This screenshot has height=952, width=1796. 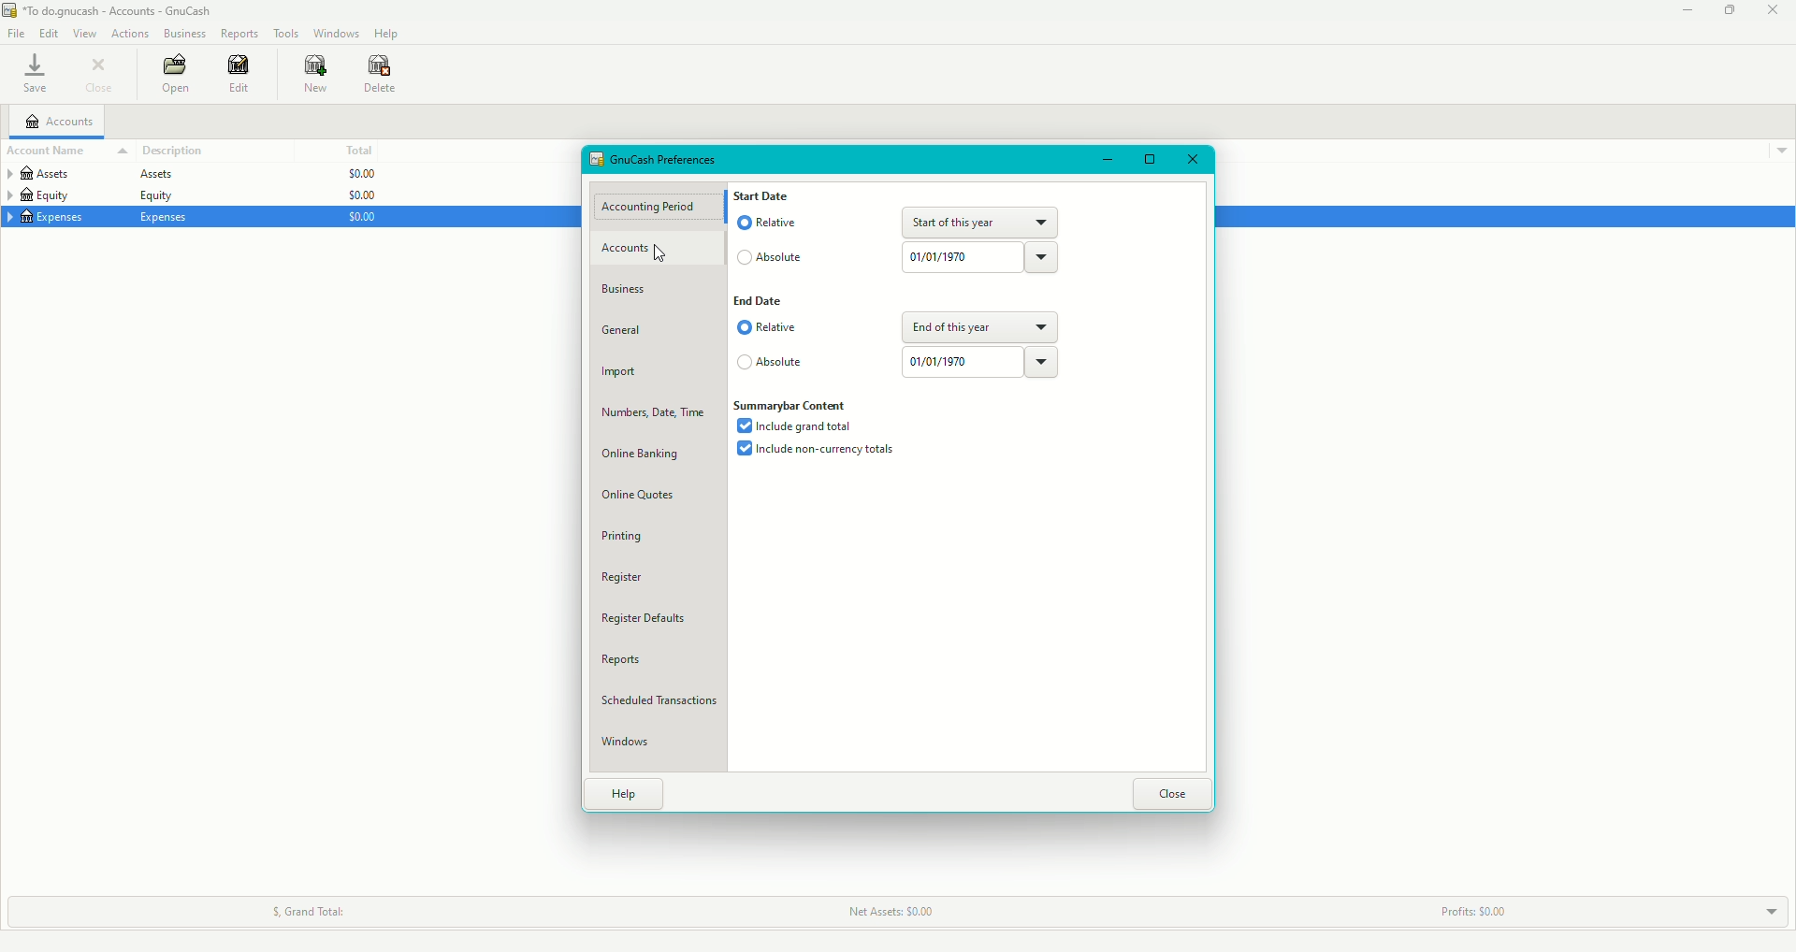 I want to click on Reports, so click(x=620, y=660).